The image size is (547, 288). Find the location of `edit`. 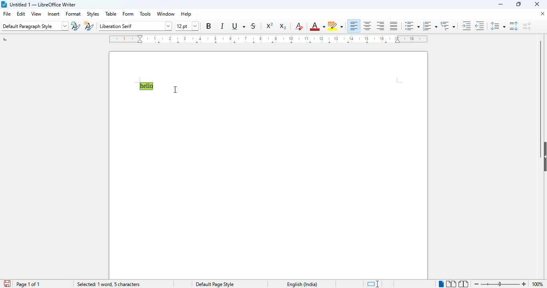

edit is located at coordinates (21, 14).